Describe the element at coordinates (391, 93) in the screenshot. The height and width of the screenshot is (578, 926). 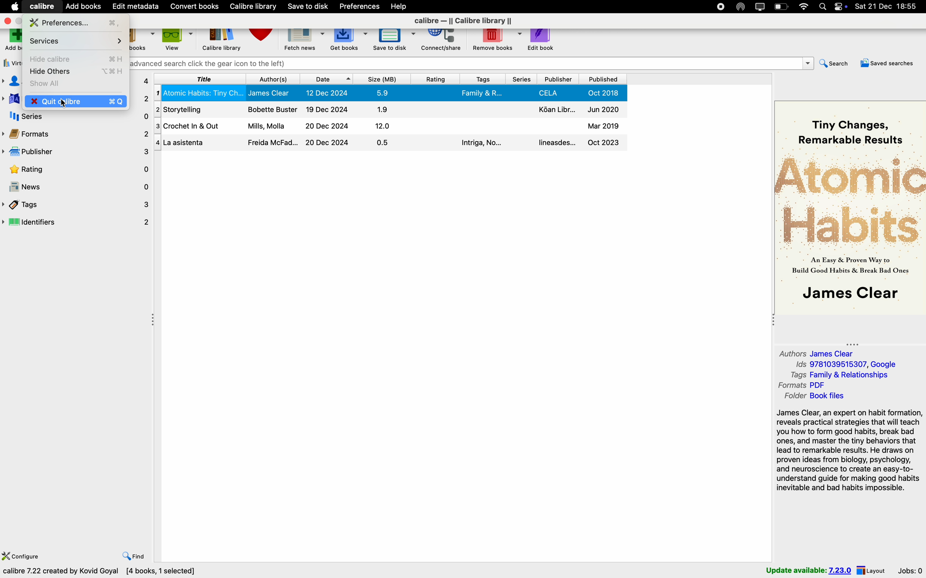
I see `Atomic Habits book details` at that location.